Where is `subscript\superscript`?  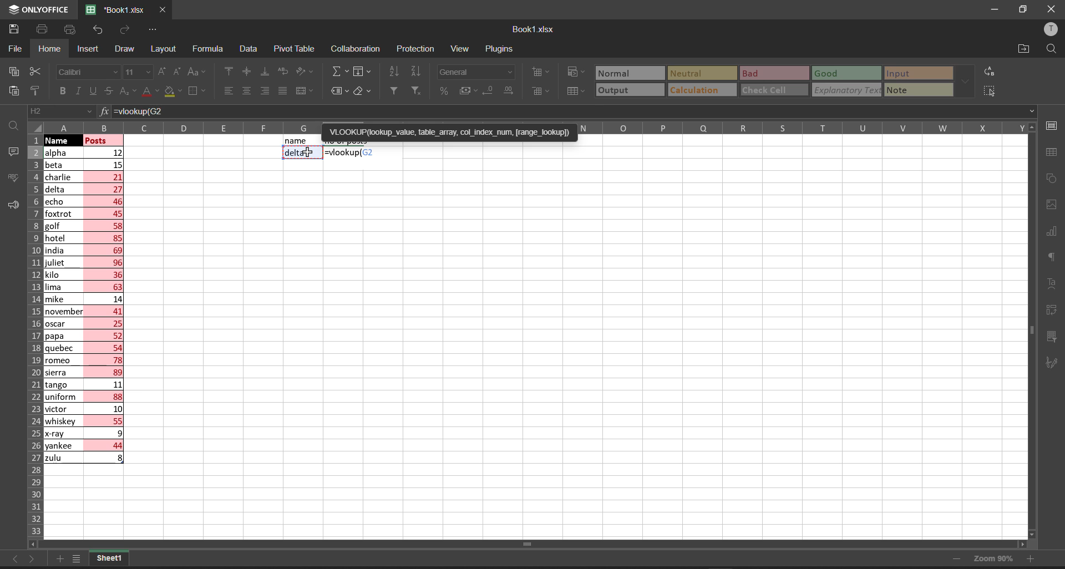
subscript\superscript is located at coordinates (127, 89).